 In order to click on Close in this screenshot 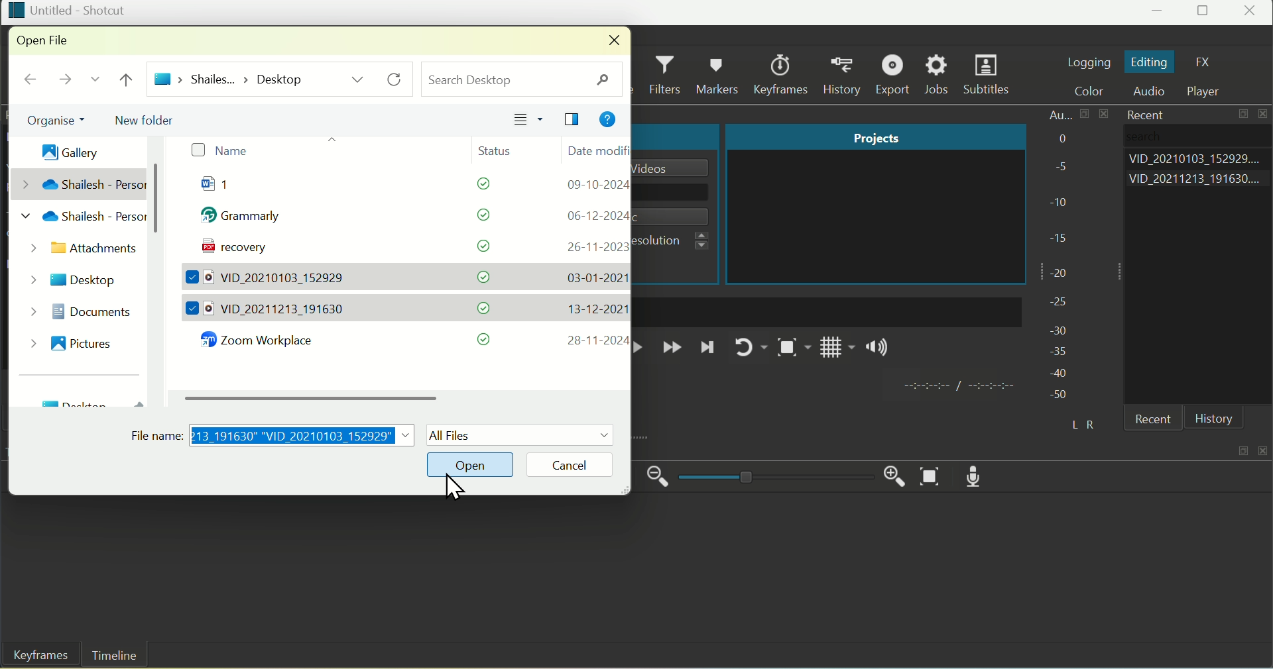, I will do `click(1252, 13)`.